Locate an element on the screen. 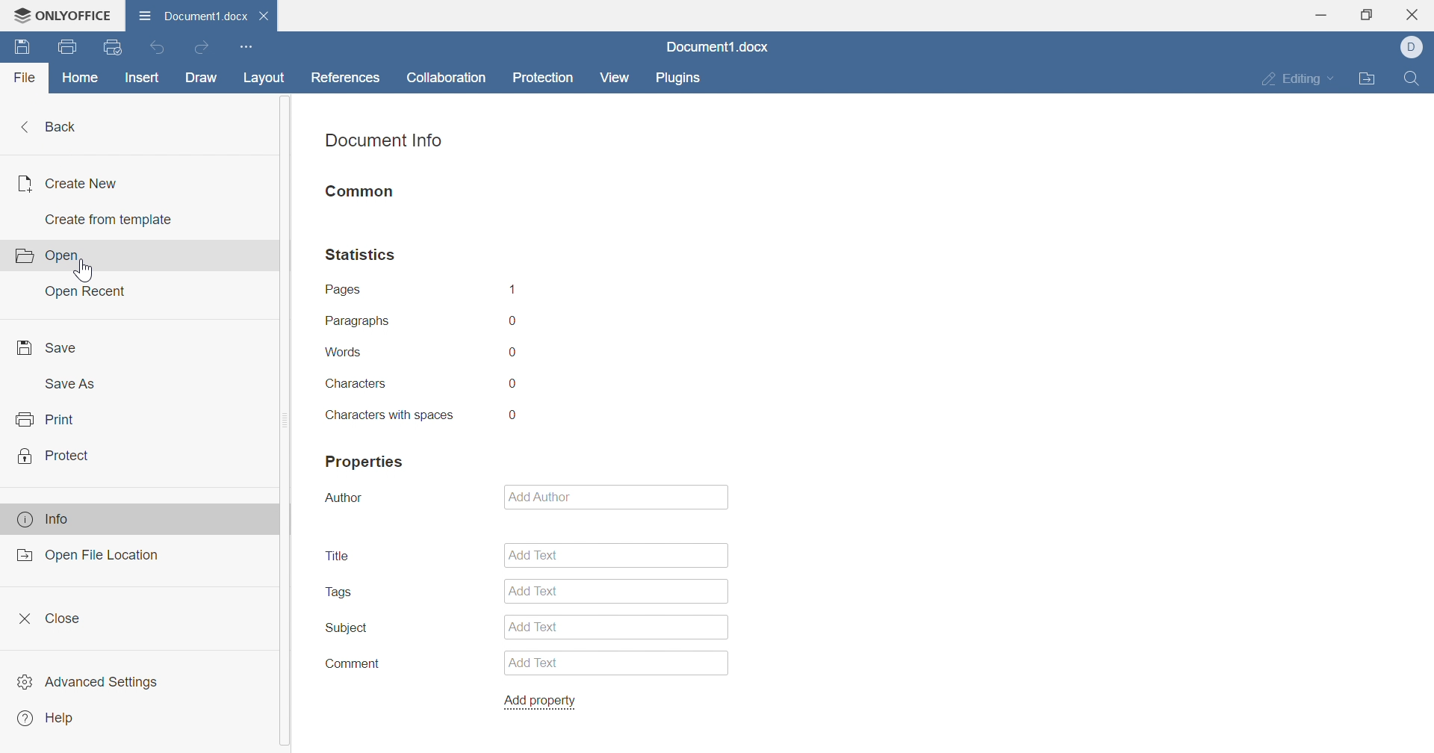  open is located at coordinates (48, 256).